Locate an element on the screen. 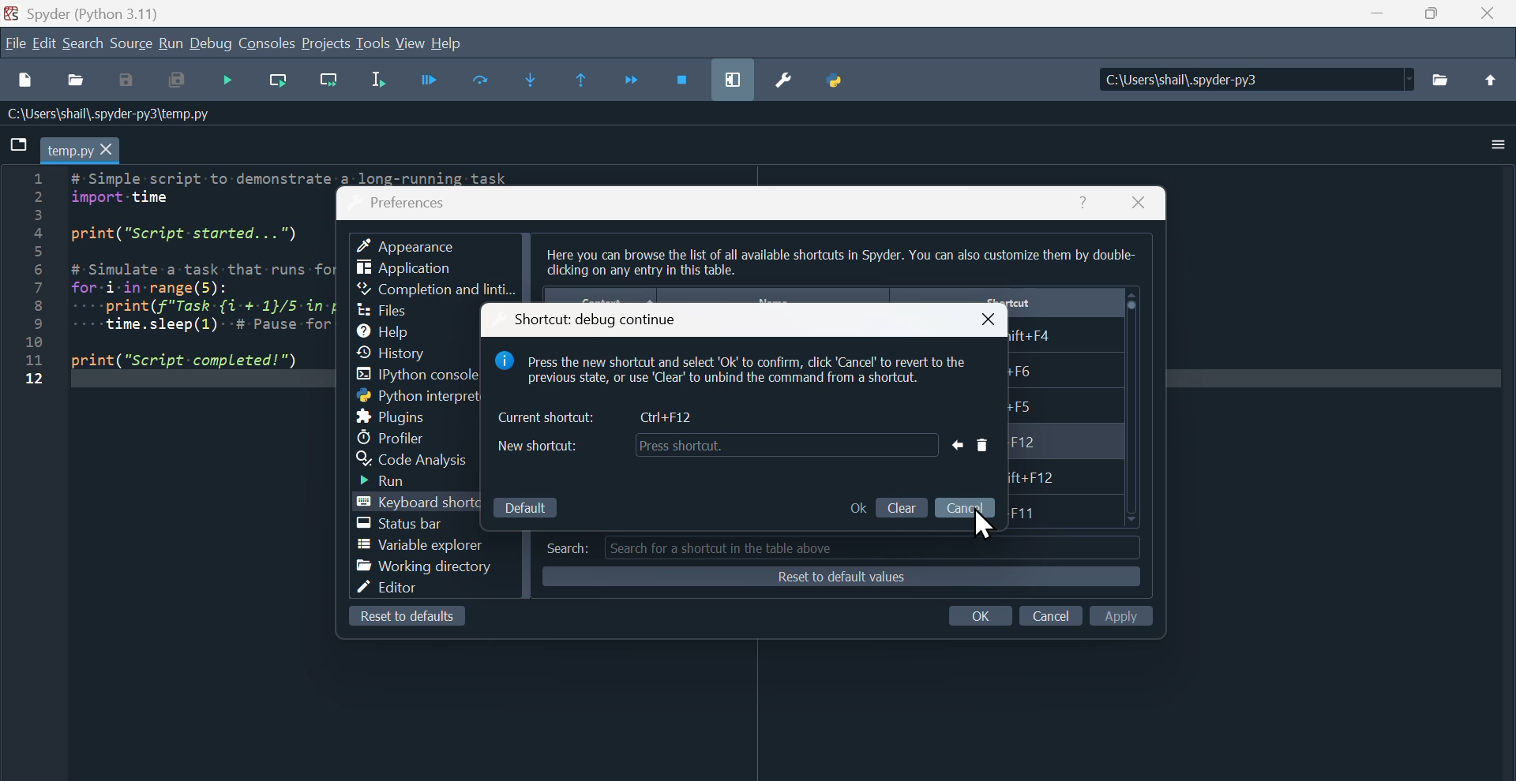  run is located at coordinates (170, 42).